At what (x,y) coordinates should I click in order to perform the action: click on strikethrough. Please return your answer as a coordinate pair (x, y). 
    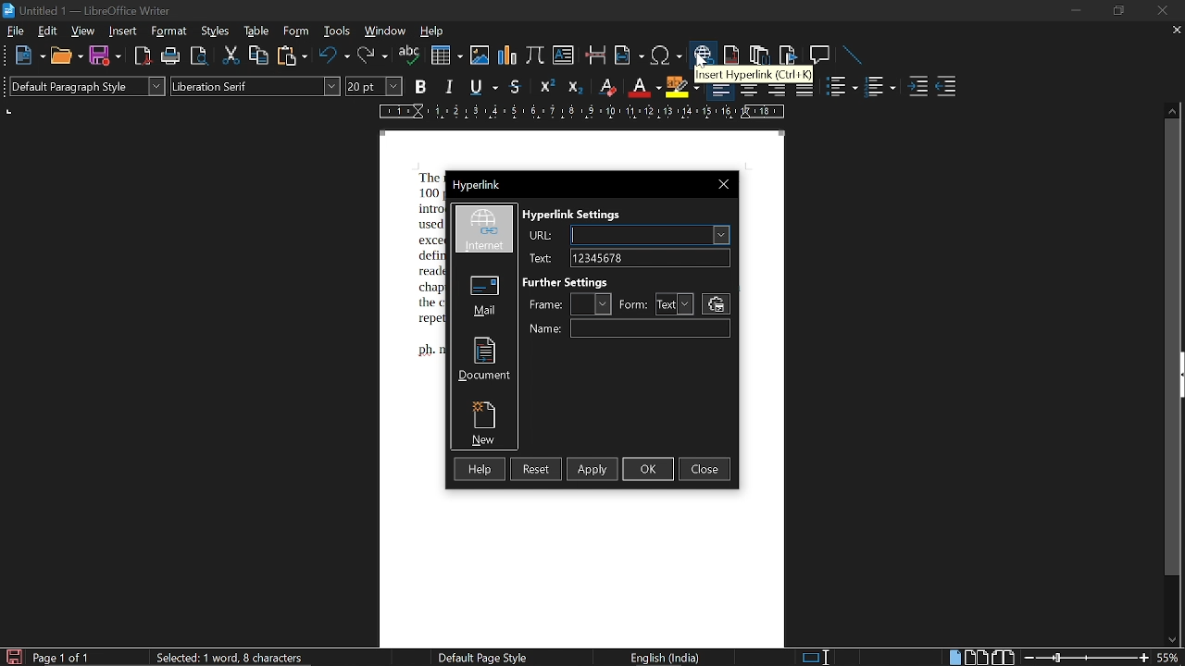
    Looking at the image, I should click on (515, 87).